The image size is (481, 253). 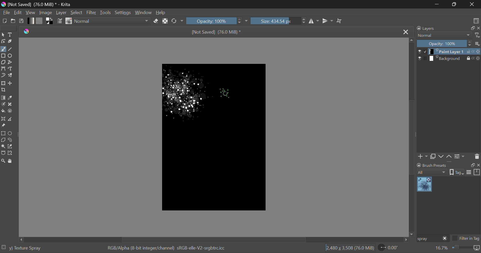 I want to click on close, so click(x=445, y=239).